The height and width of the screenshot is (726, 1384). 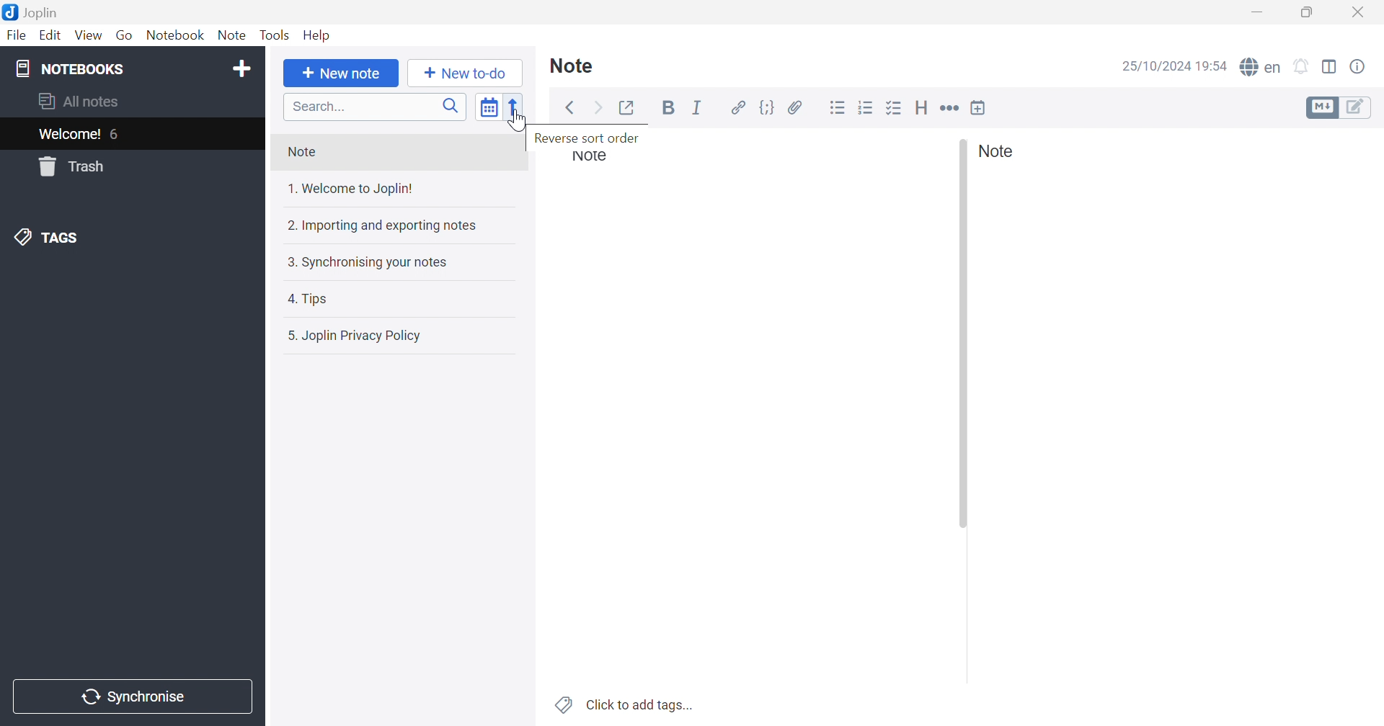 I want to click on edit, so click(x=1357, y=108).